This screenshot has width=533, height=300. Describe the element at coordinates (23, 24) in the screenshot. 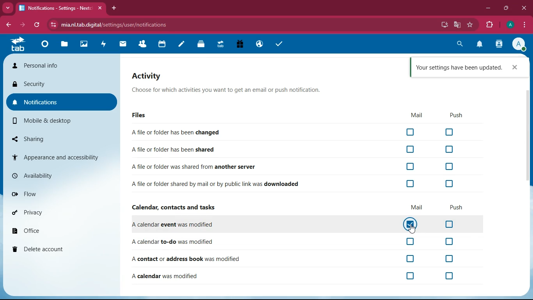

I see `forward` at that location.